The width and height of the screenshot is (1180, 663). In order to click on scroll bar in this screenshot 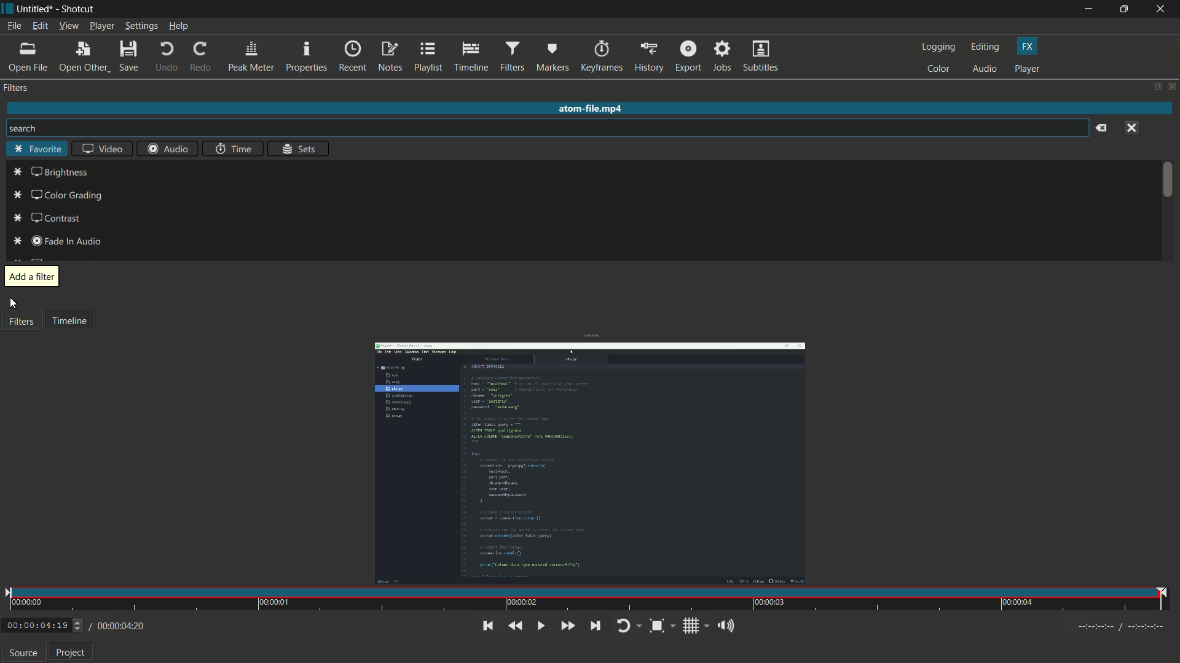, I will do `click(1167, 179)`.